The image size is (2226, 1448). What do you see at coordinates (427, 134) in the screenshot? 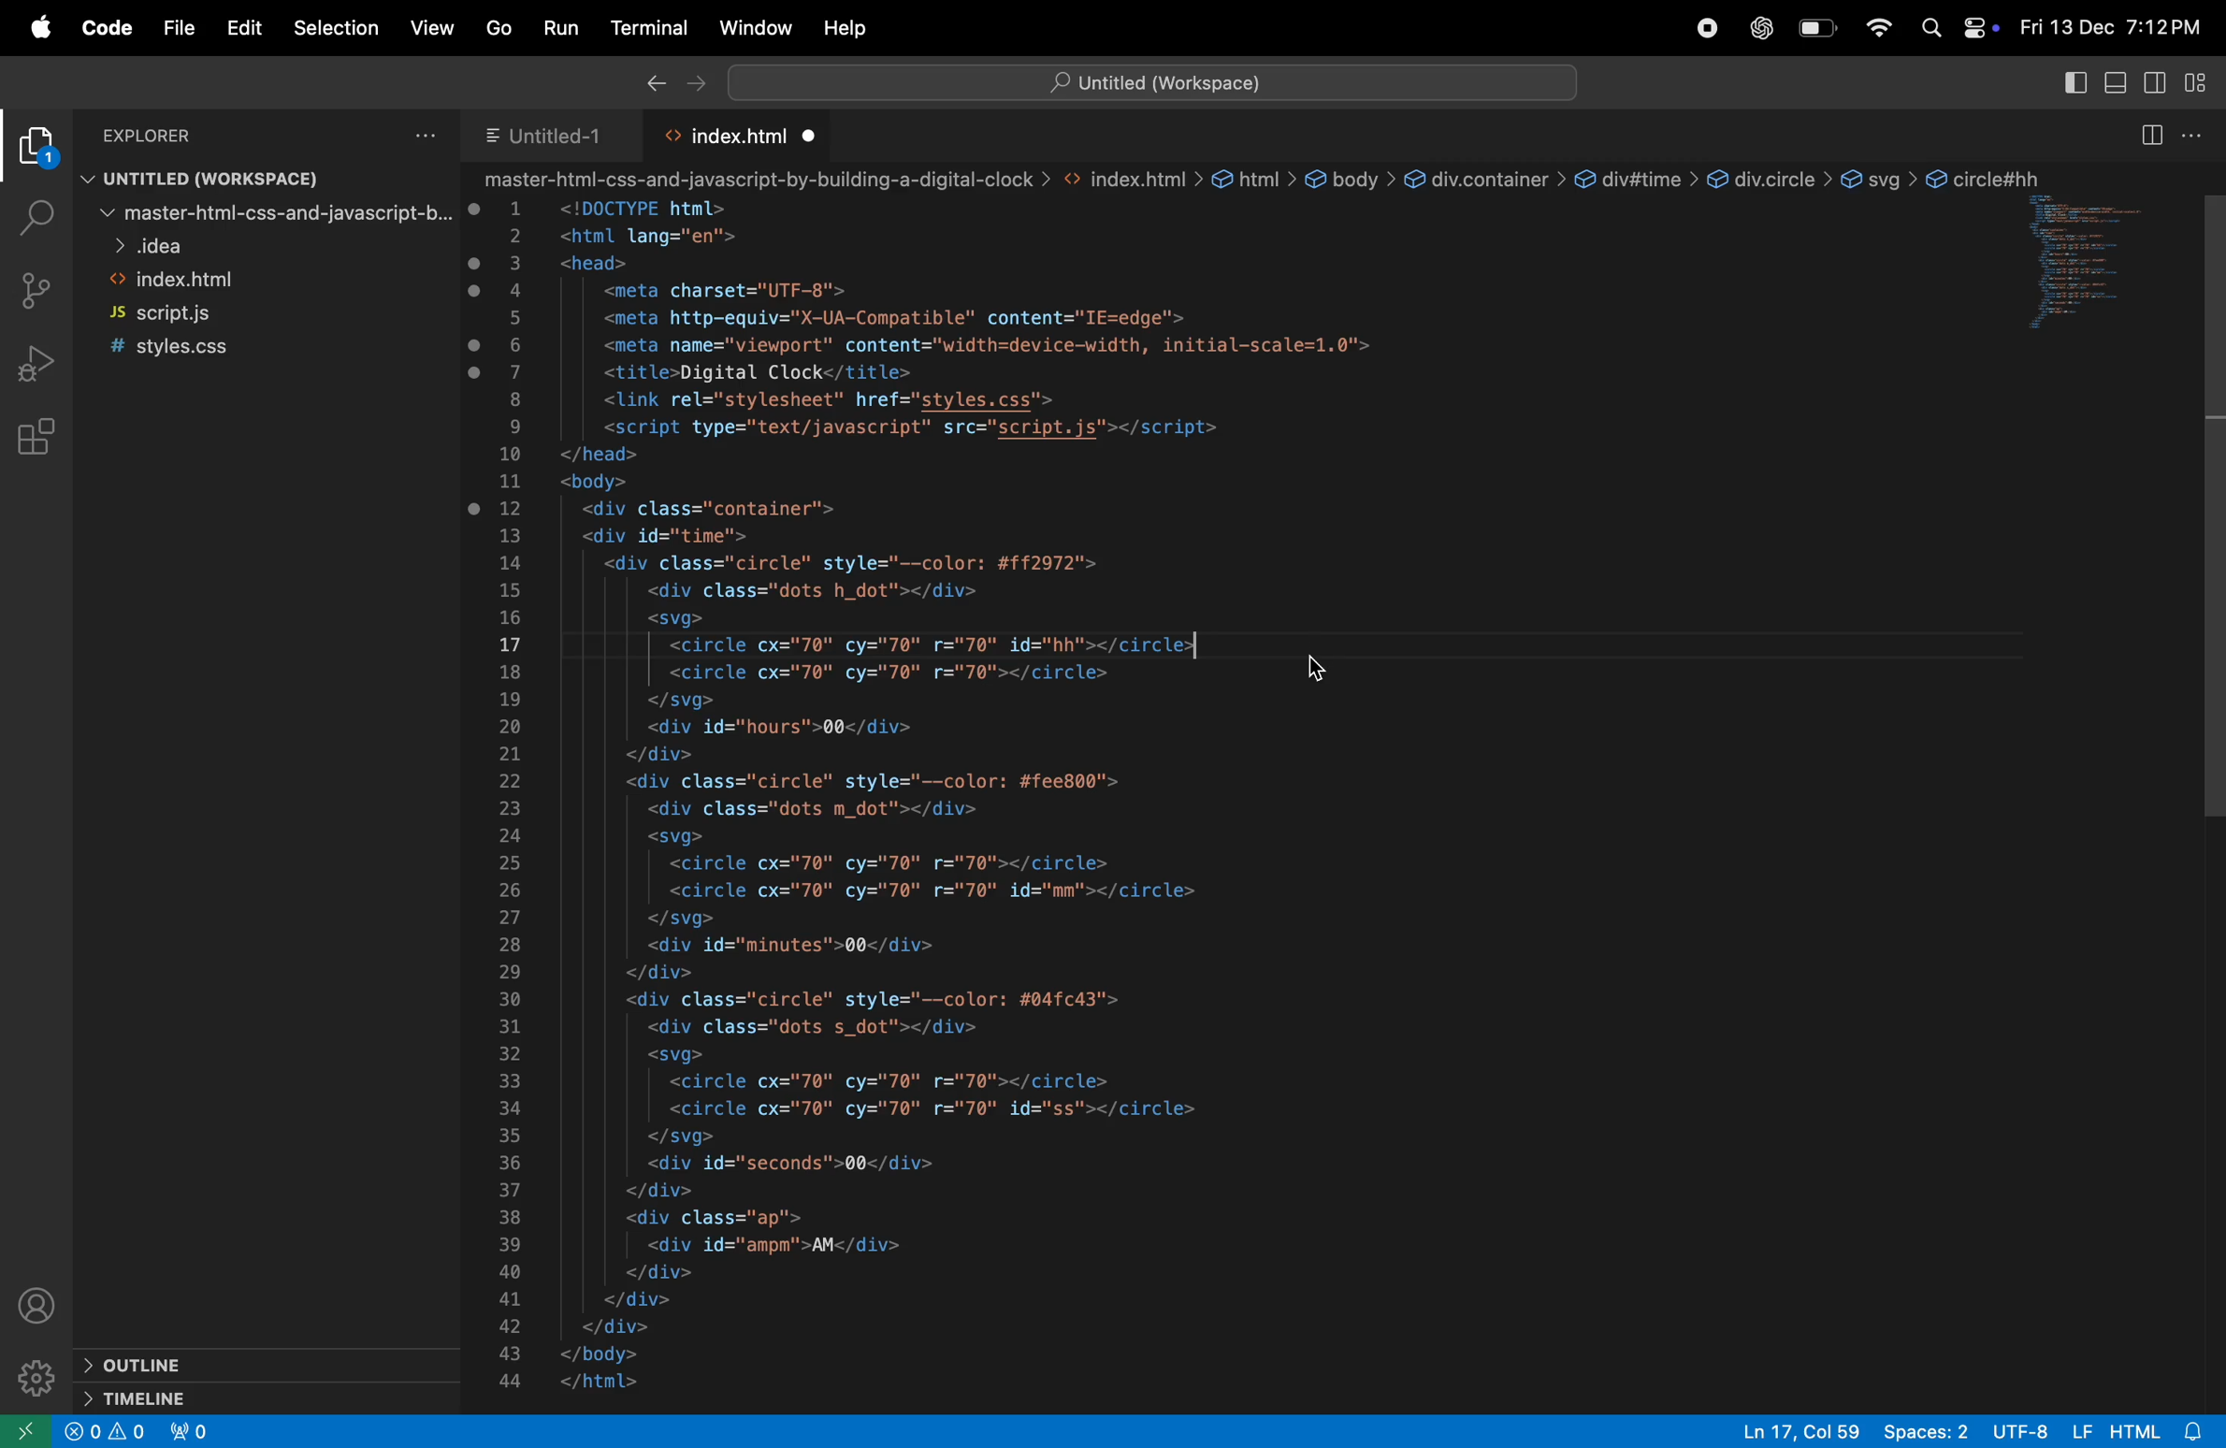
I see `options` at bounding box center [427, 134].